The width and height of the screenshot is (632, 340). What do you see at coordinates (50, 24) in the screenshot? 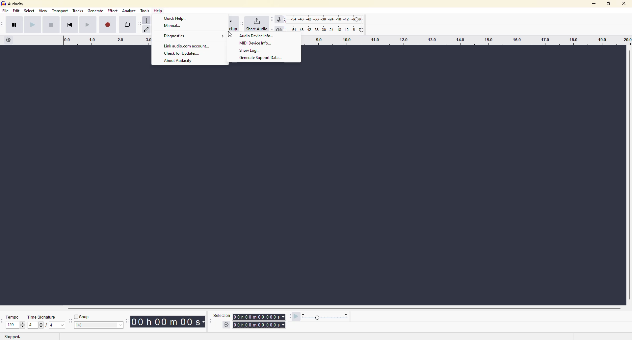
I see `stop` at bounding box center [50, 24].